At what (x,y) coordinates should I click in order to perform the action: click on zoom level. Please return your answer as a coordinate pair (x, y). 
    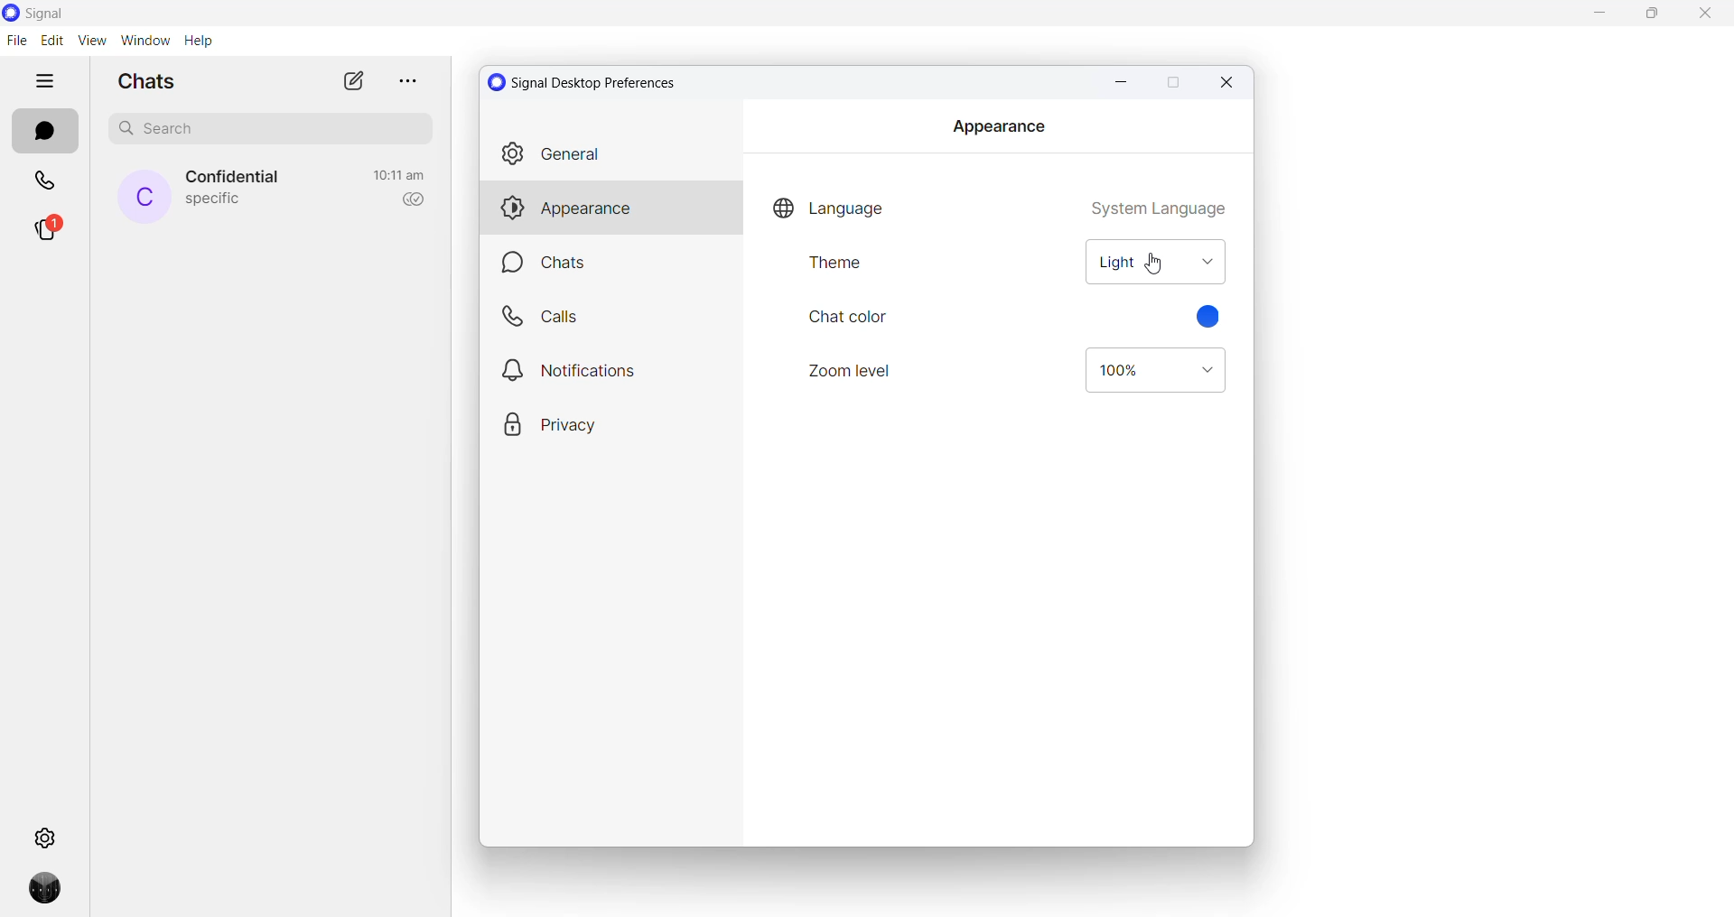
    Looking at the image, I should click on (1155, 371).